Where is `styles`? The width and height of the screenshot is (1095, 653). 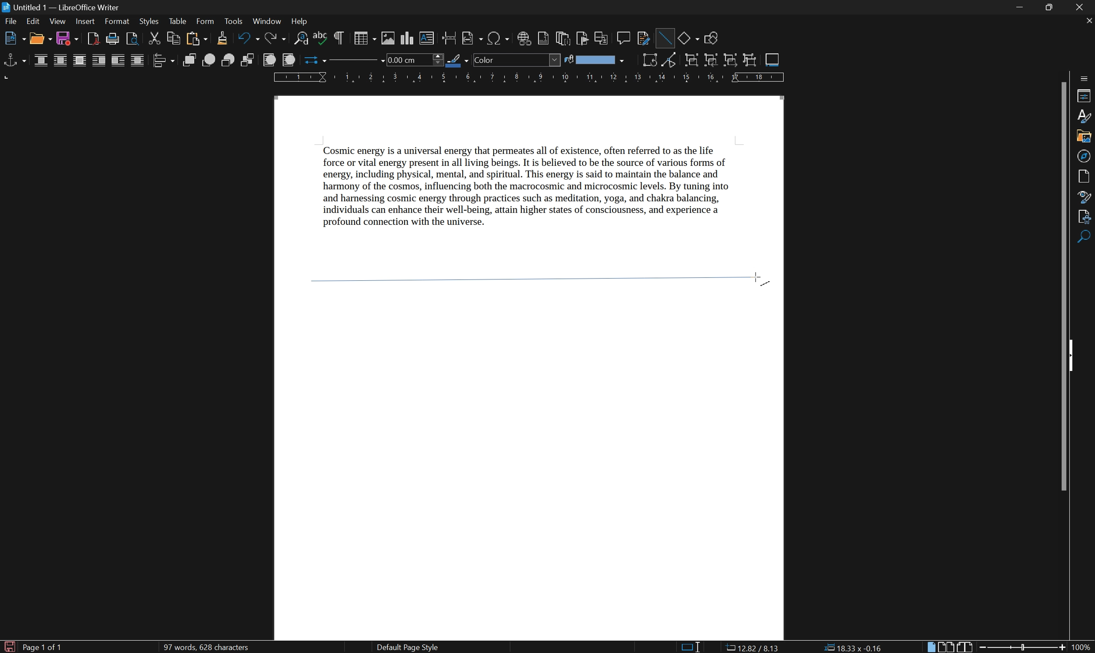 styles is located at coordinates (148, 21).